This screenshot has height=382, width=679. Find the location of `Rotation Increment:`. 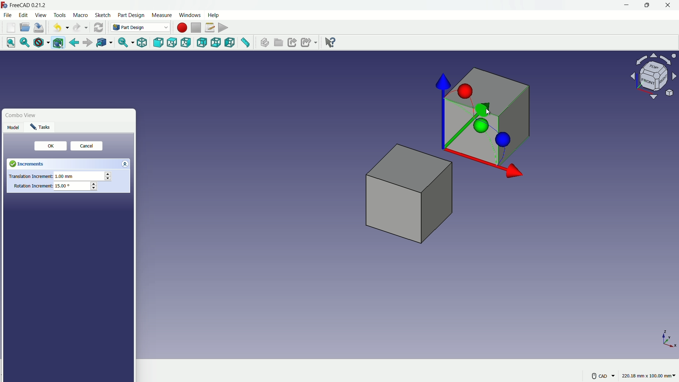

Rotation Increment: is located at coordinates (33, 186).